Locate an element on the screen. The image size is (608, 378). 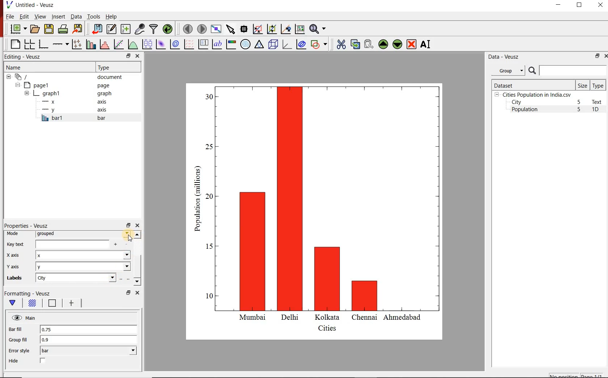
text label is located at coordinates (217, 44).